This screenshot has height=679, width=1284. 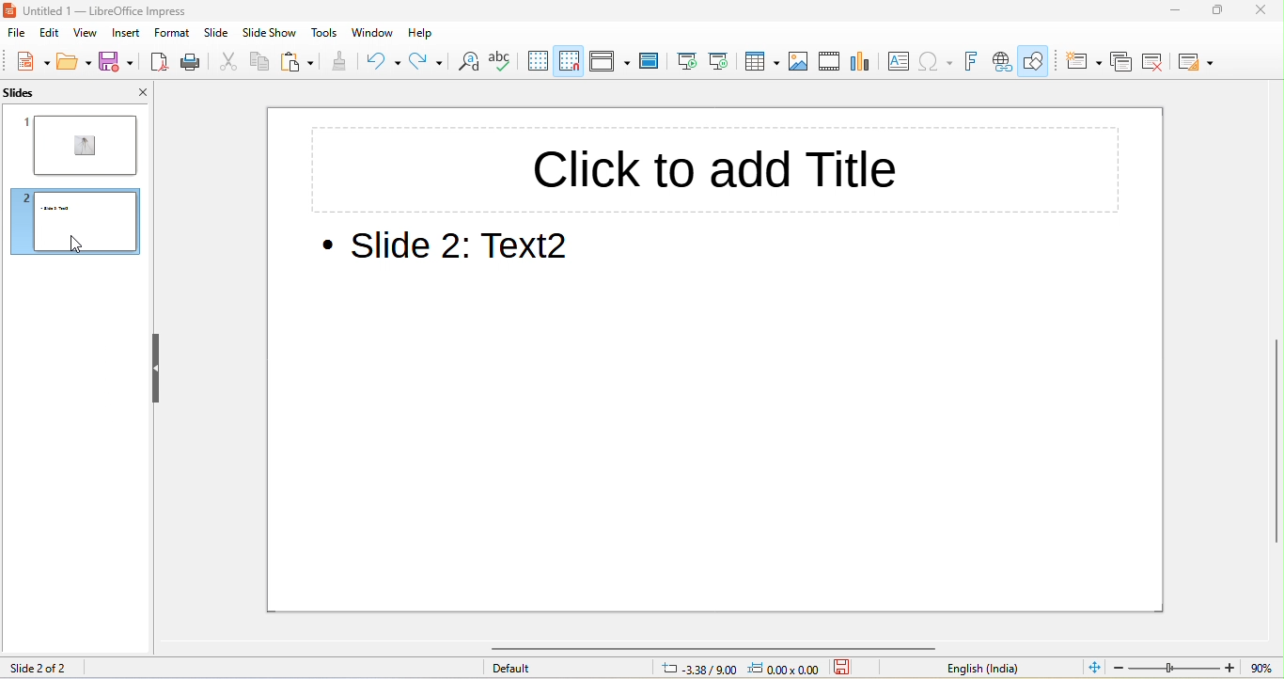 What do you see at coordinates (12, 11) in the screenshot?
I see `logo` at bounding box center [12, 11].